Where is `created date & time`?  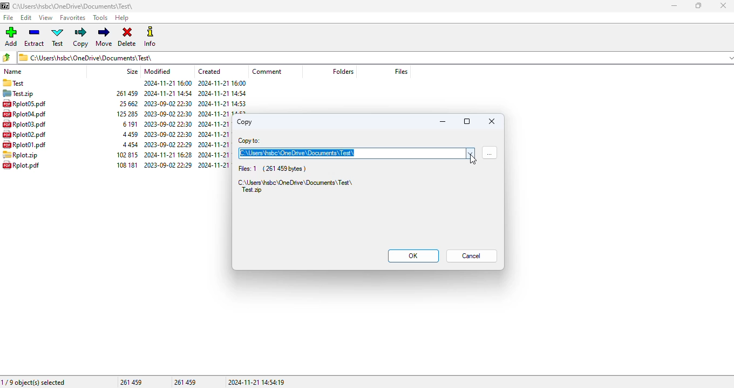 created date & time is located at coordinates (215, 154).